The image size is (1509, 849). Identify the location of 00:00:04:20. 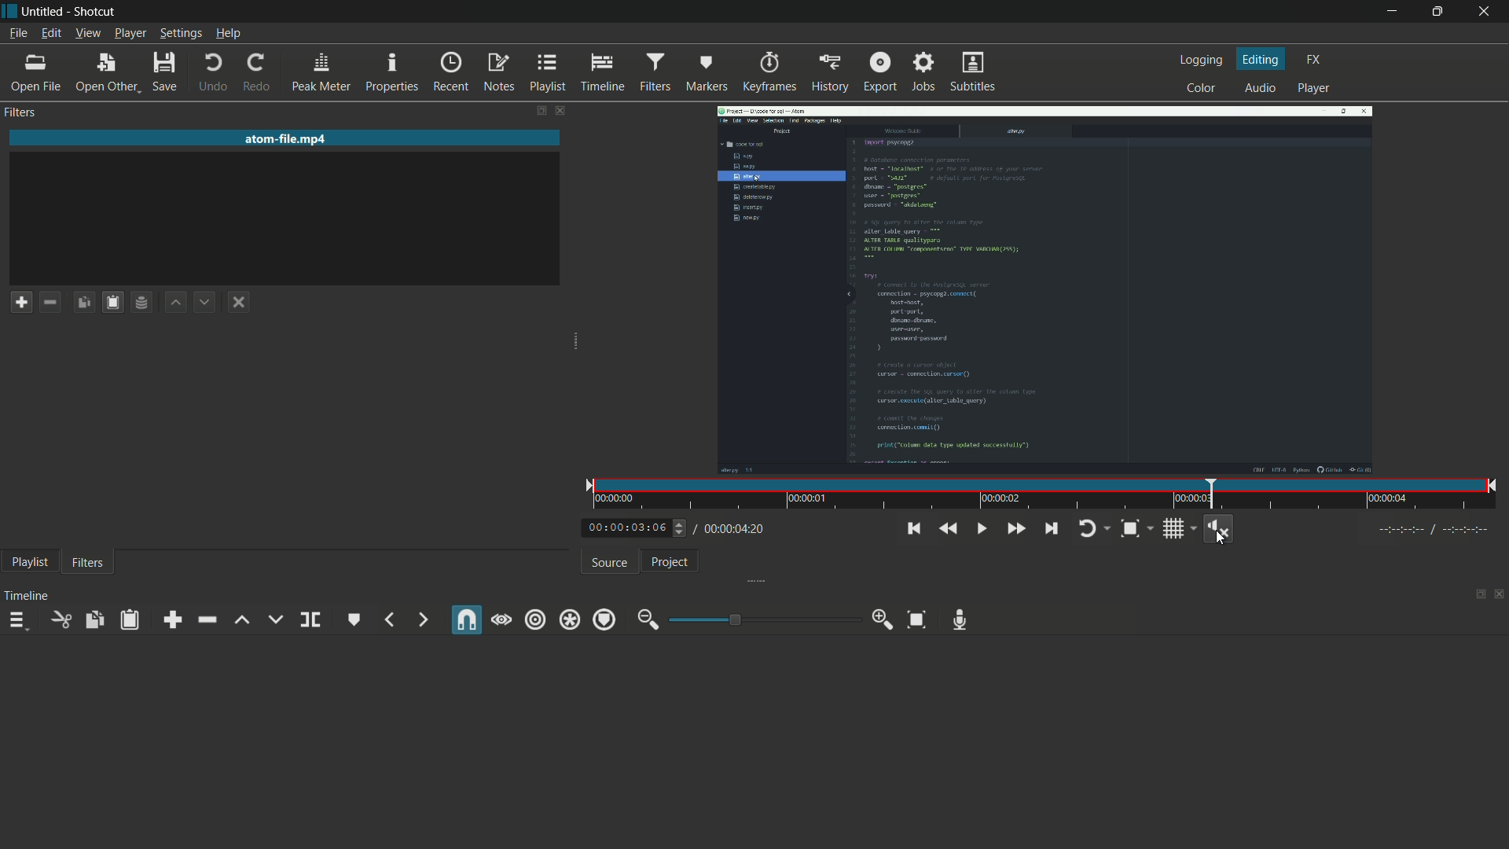
(732, 530).